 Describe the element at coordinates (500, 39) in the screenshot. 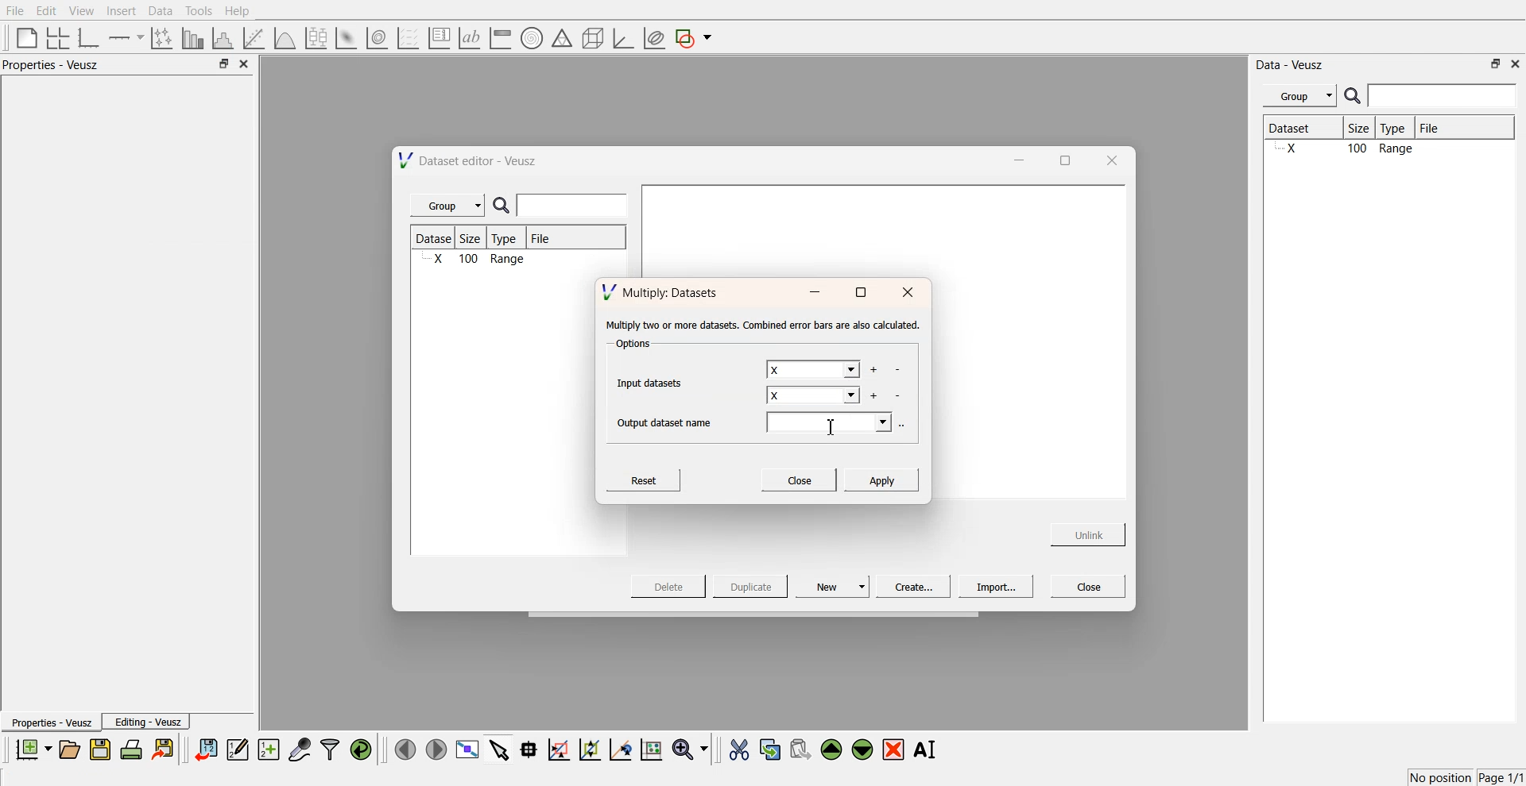

I see `image color bar` at that location.